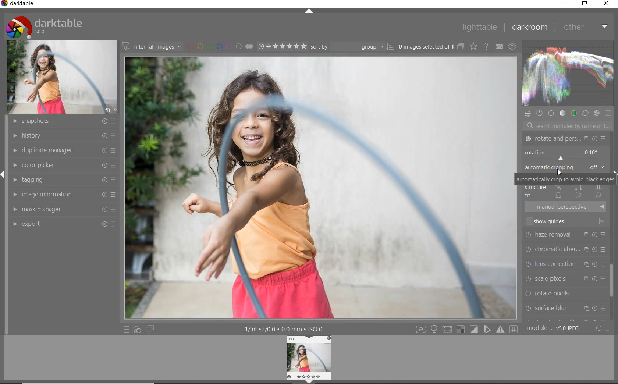 This screenshot has width=618, height=384. Describe the element at coordinates (563, 3) in the screenshot. I see `minimize` at that location.